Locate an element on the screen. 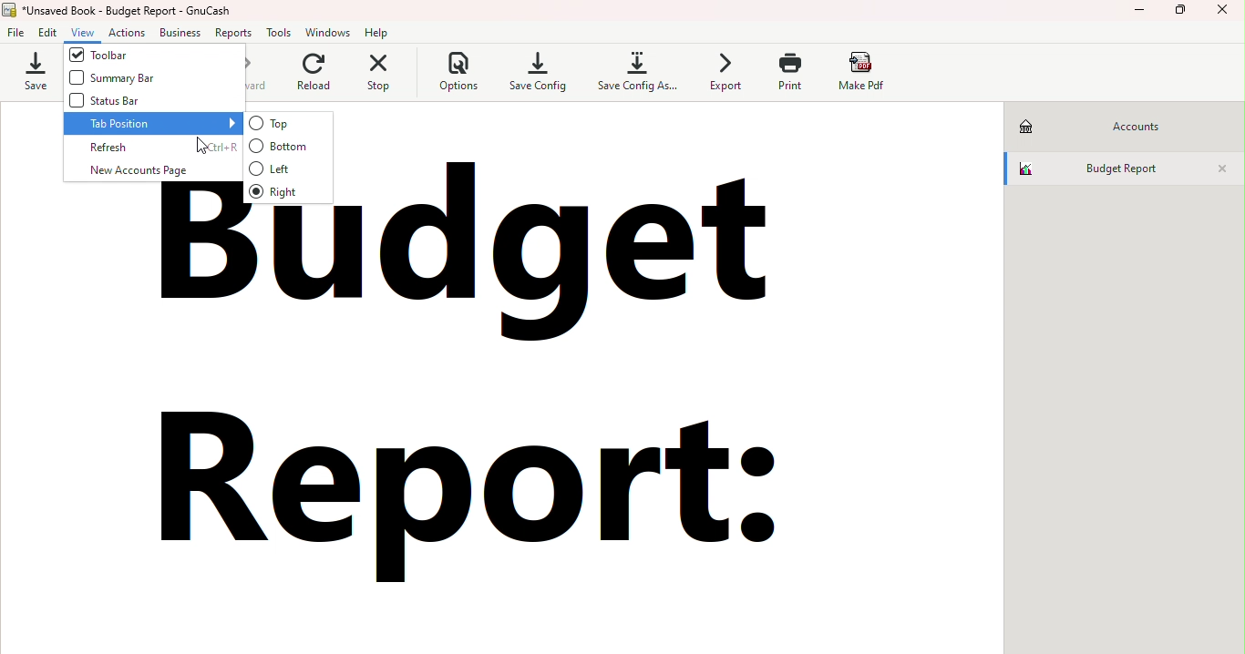  Budget report is located at coordinates (1104, 168).